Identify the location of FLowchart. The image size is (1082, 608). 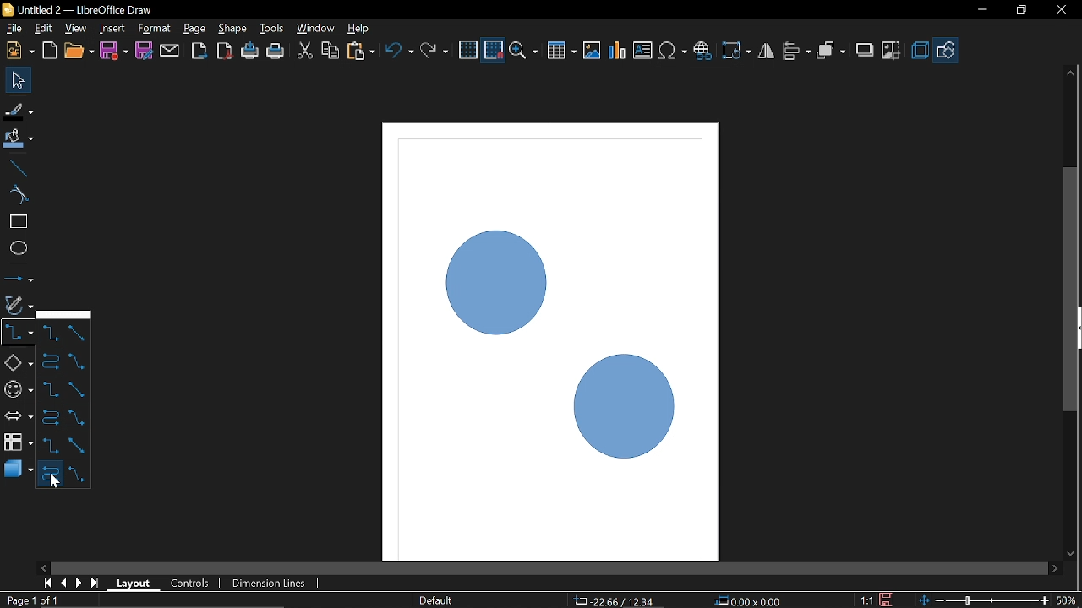
(19, 443).